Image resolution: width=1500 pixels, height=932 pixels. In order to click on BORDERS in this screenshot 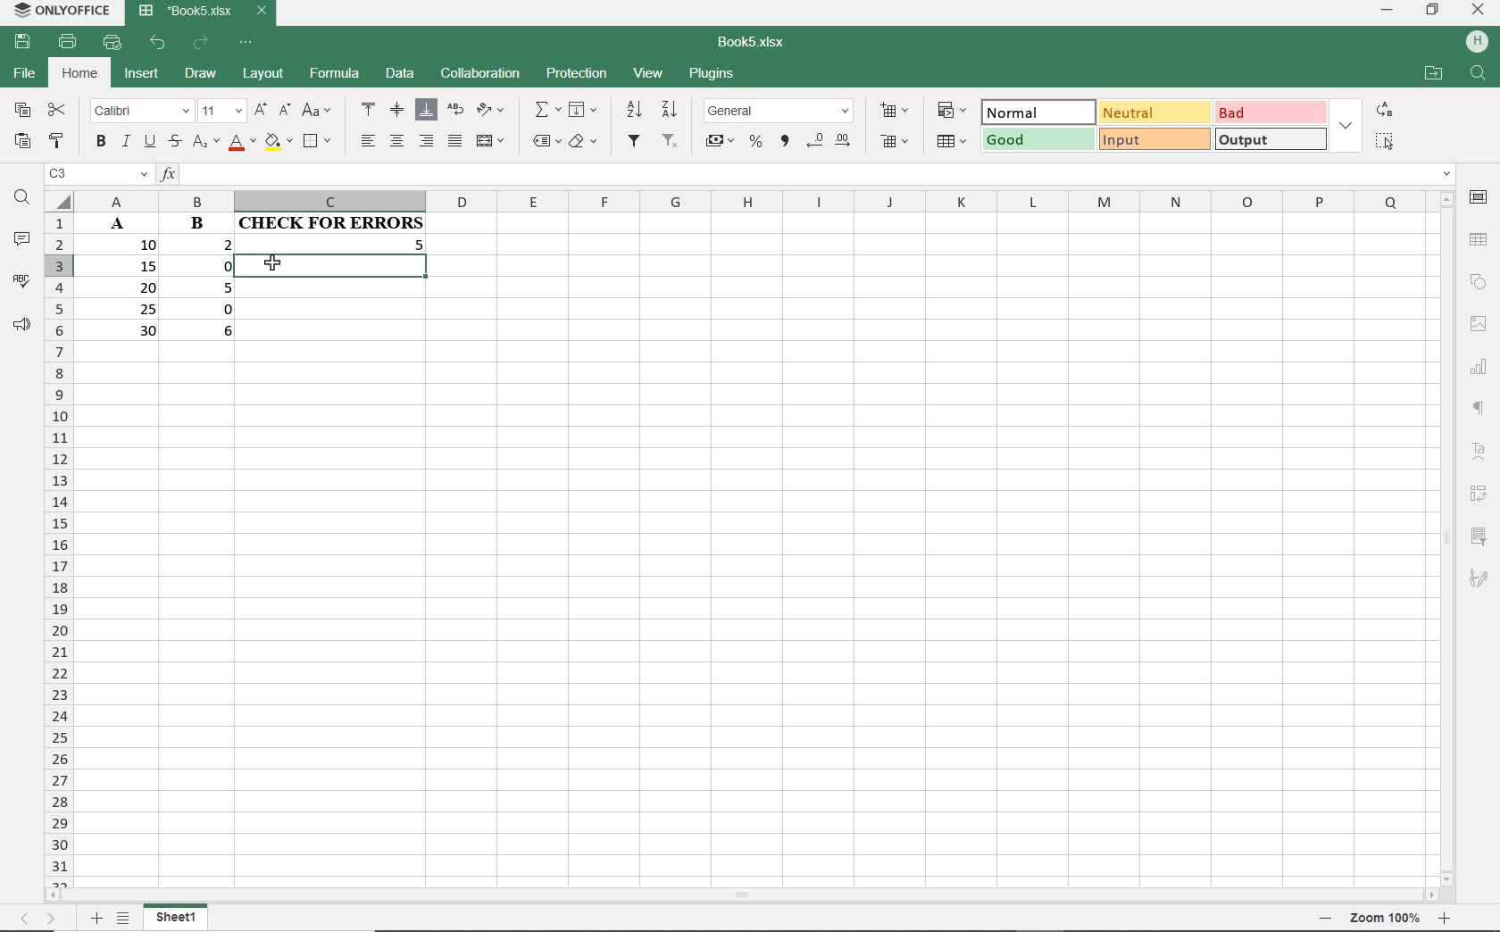, I will do `click(321, 140)`.